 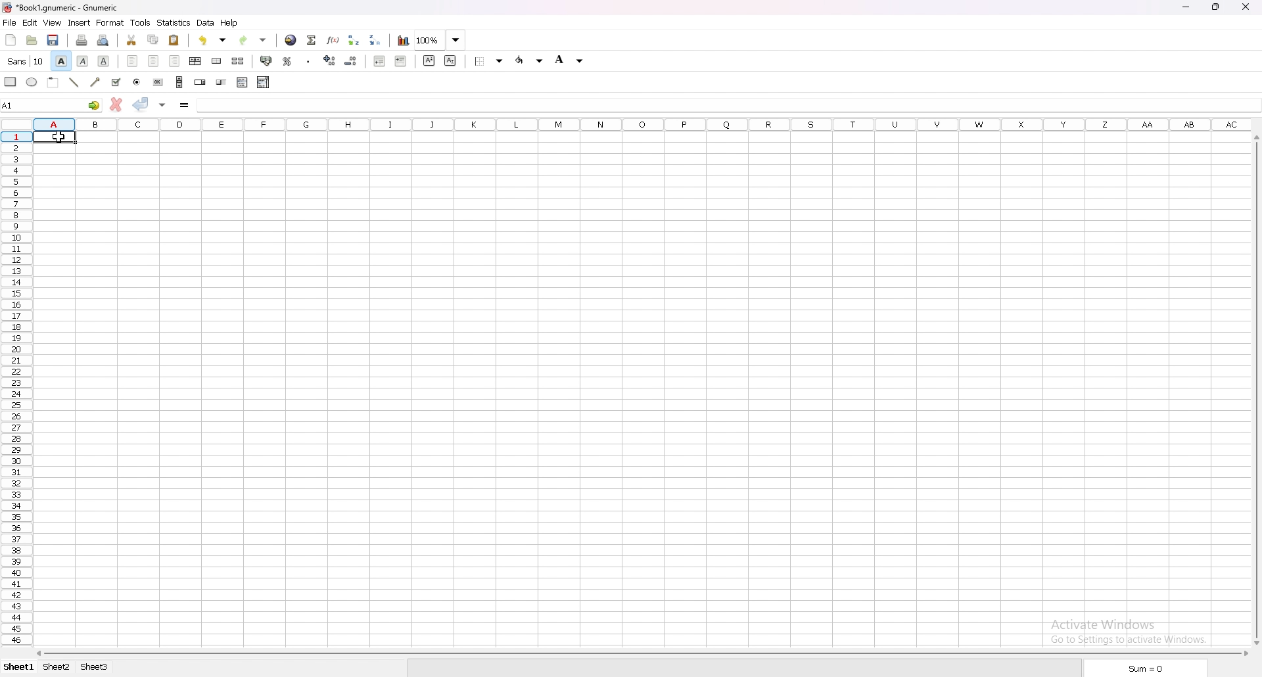 I want to click on centre horizontally, so click(x=196, y=62).